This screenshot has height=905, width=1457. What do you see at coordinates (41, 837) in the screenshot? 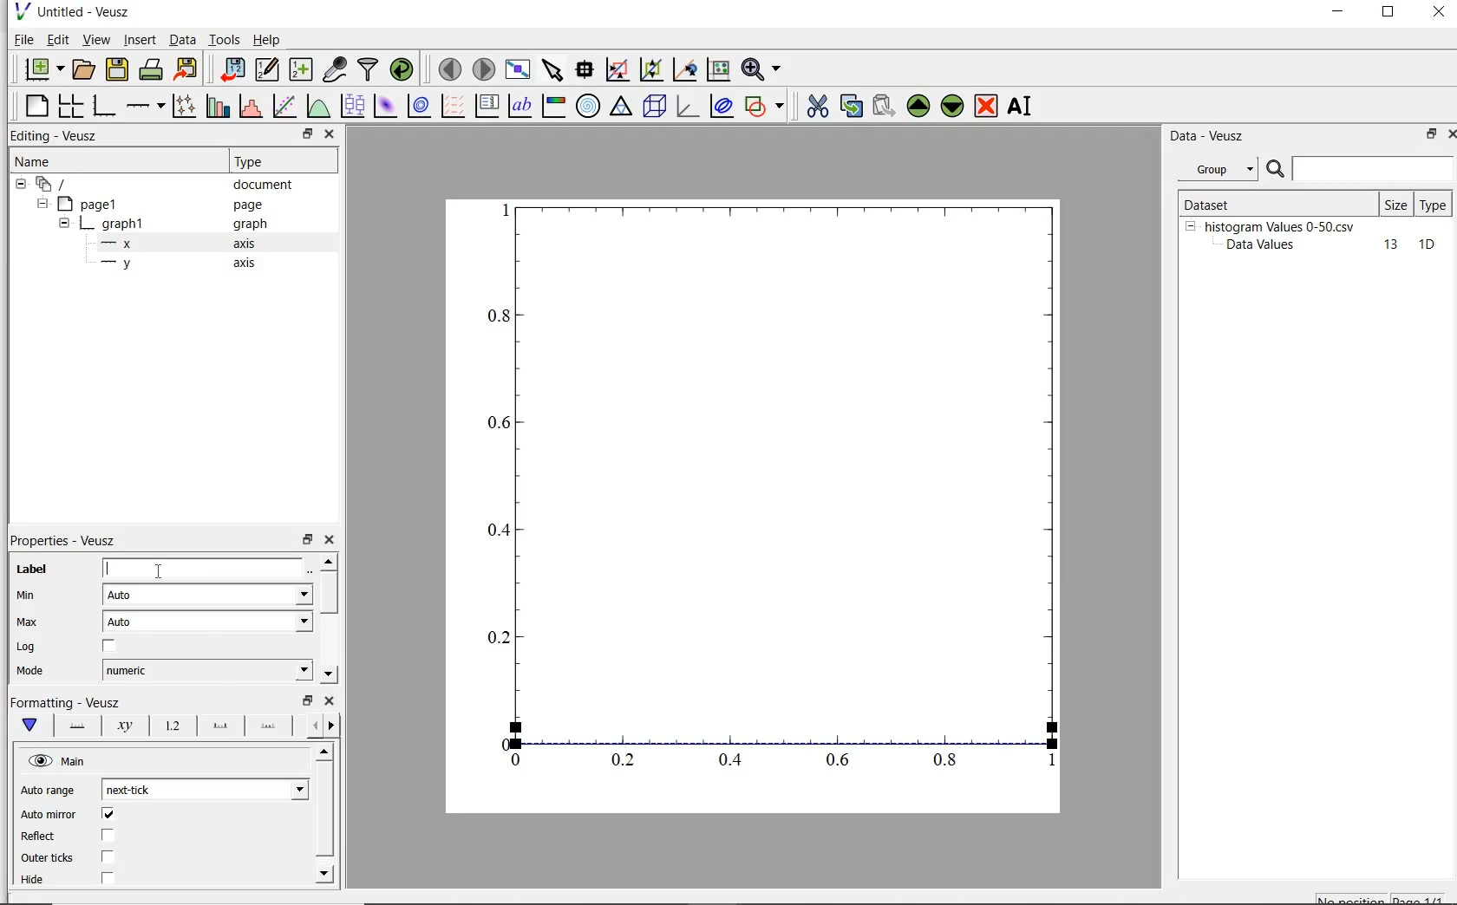
I see ` Reflect` at bounding box center [41, 837].